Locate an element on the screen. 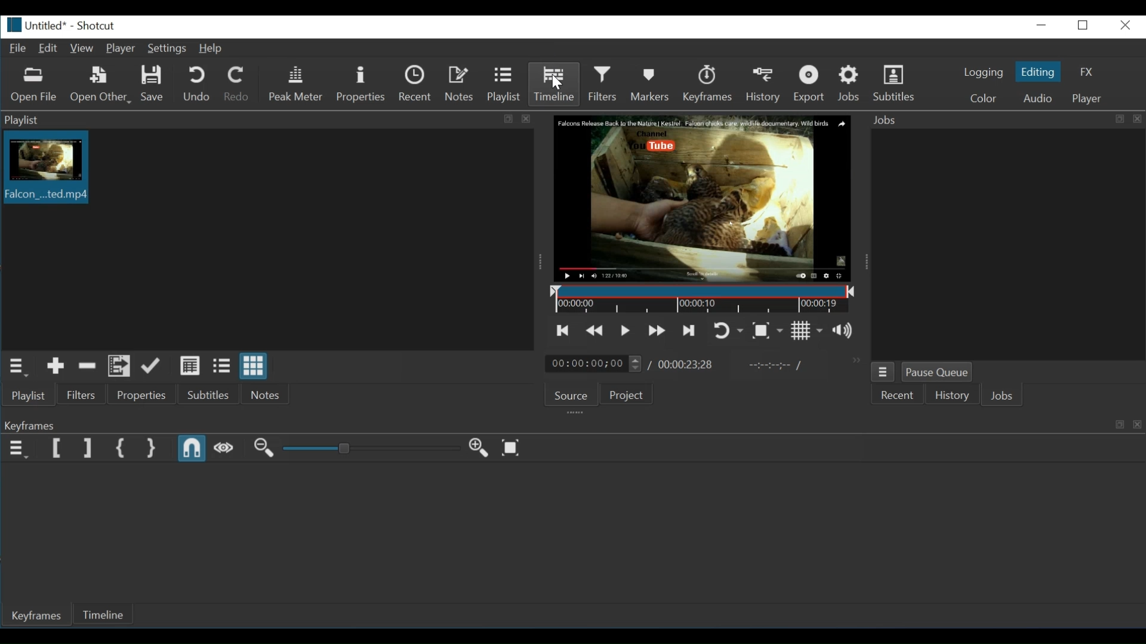 The width and height of the screenshot is (1146, 644). Help is located at coordinates (212, 49).